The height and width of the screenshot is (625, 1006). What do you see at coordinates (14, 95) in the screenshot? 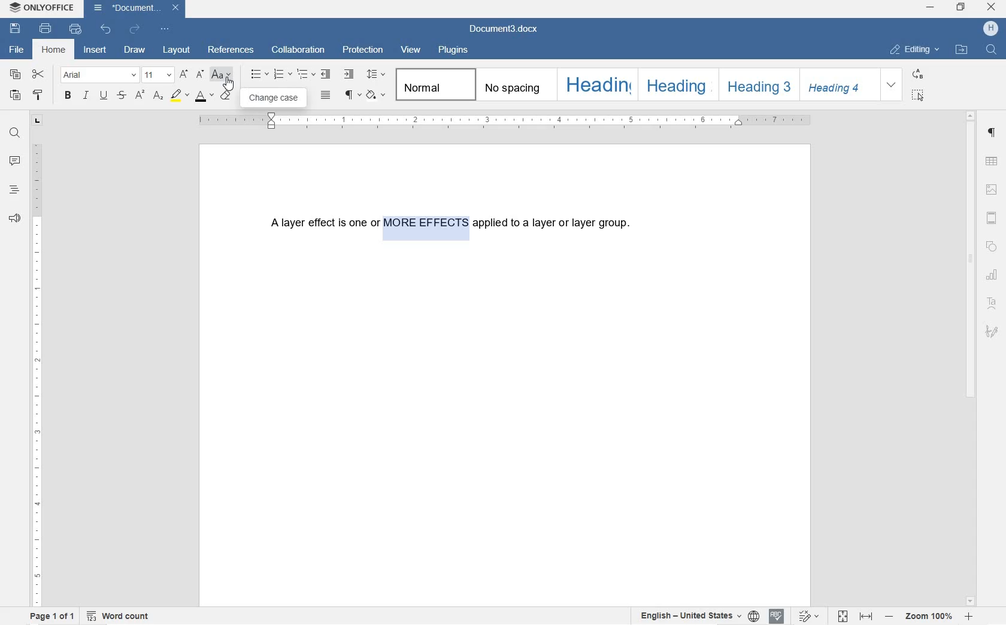
I see `PASTE` at bounding box center [14, 95].